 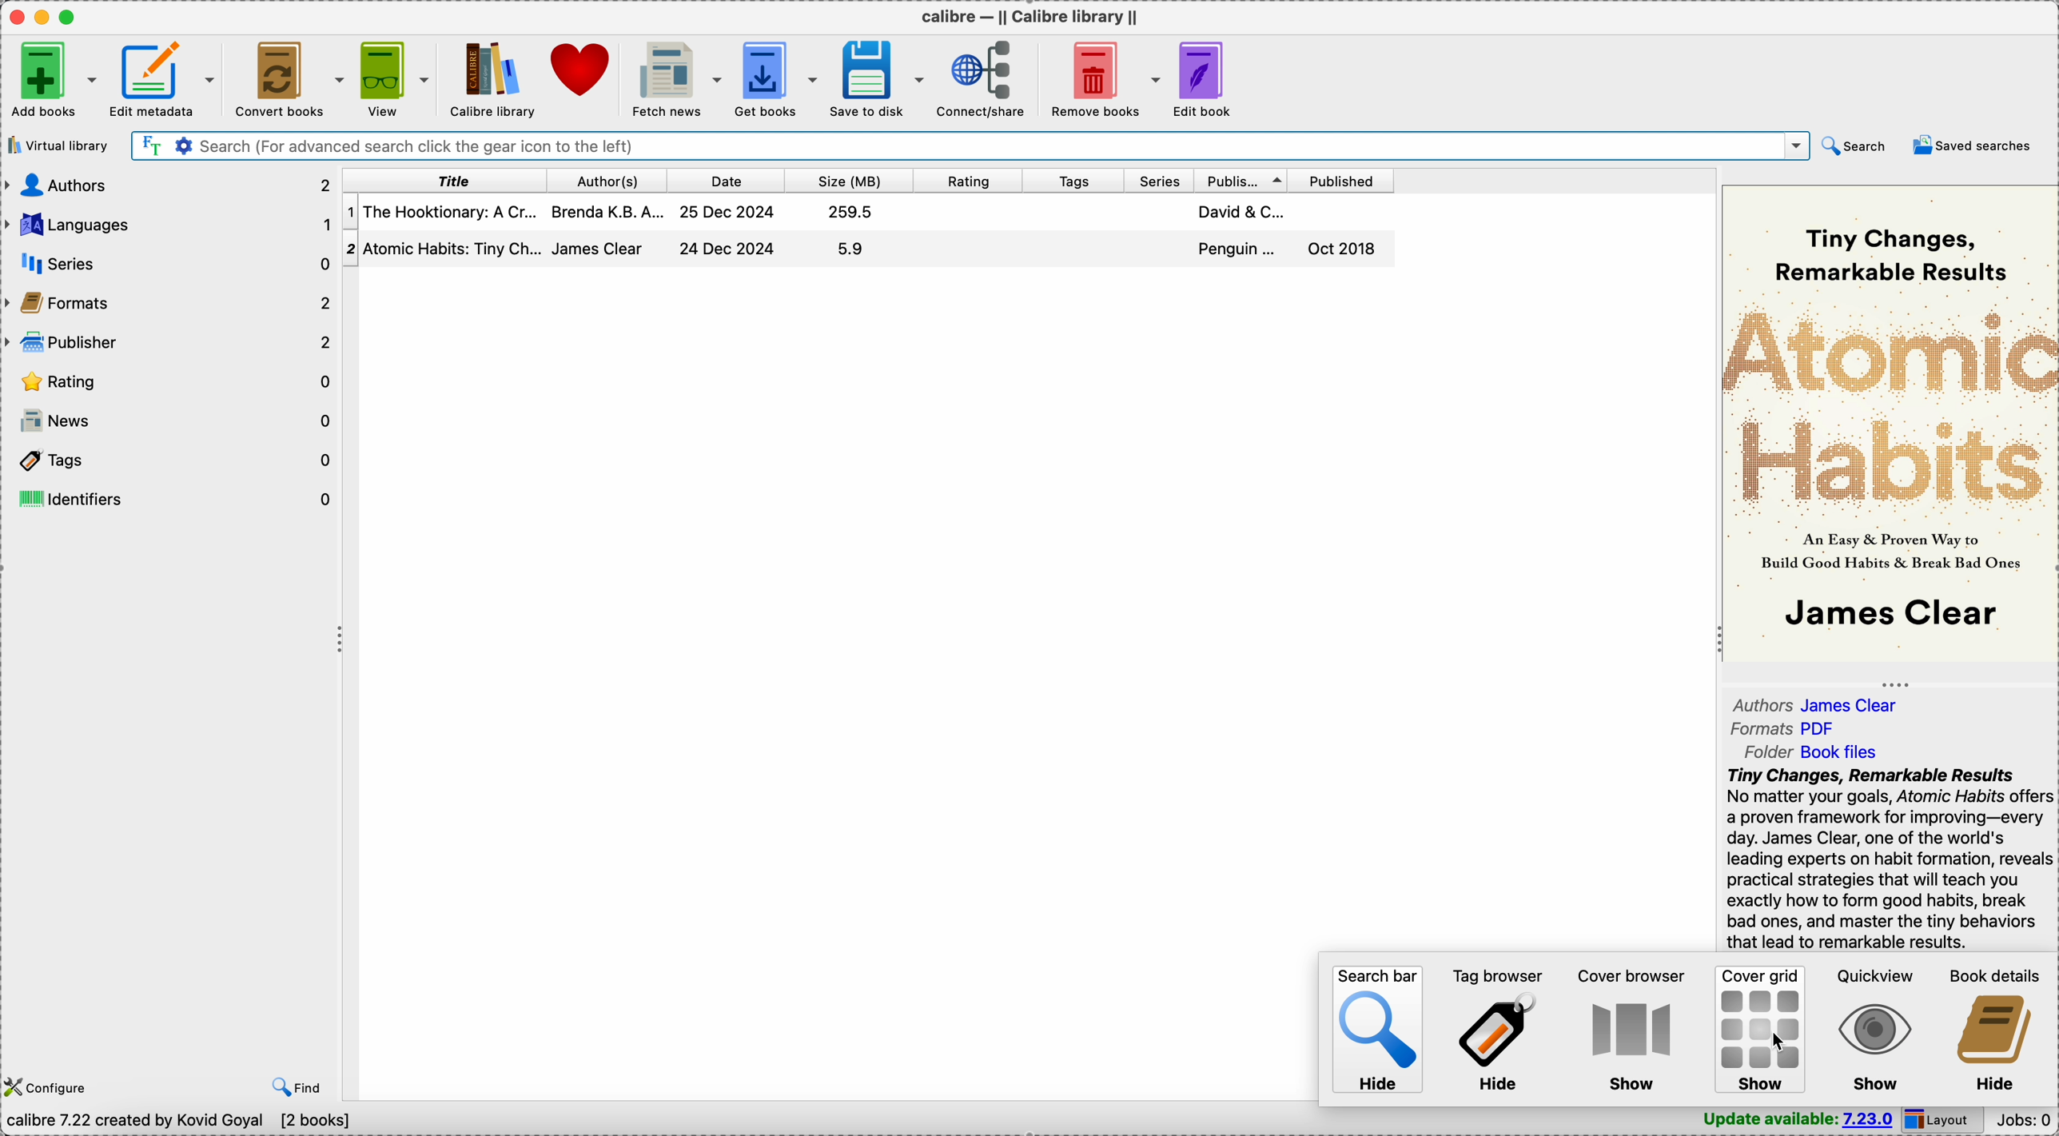 What do you see at coordinates (169, 384) in the screenshot?
I see `rating` at bounding box center [169, 384].